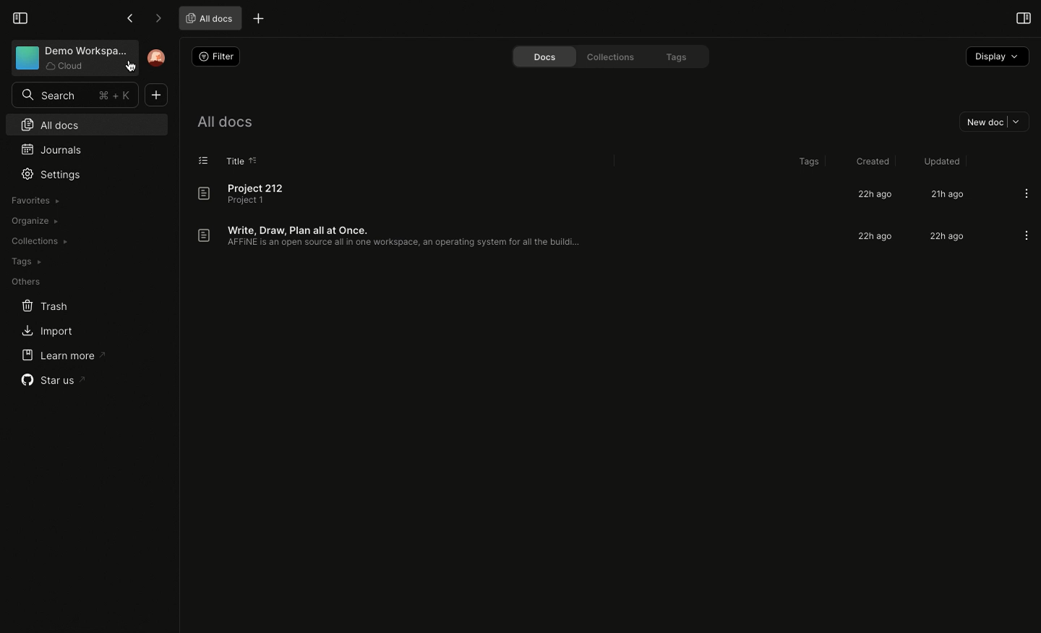  I want to click on 21h ago, so click(946, 195).